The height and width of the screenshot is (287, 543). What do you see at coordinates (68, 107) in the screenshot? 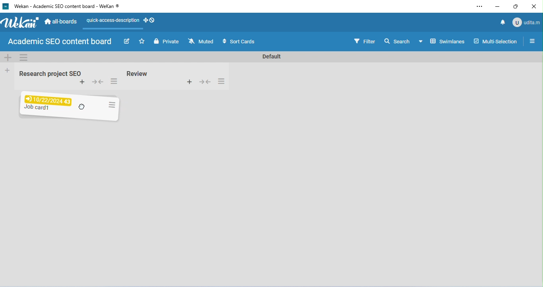
I see `dragging to another list` at bounding box center [68, 107].